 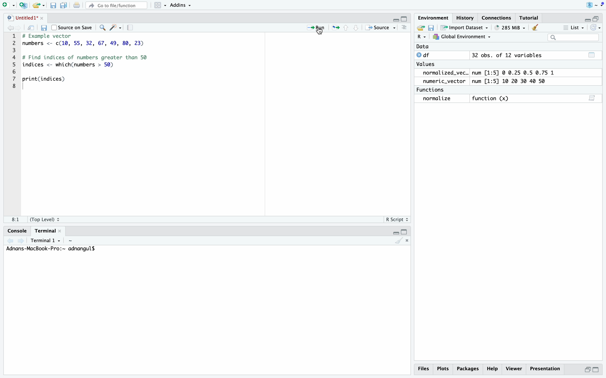 What do you see at coordinates (404, 240) in the screenshot?
I see `CLEAN UP` at bounding box center [404, 240].